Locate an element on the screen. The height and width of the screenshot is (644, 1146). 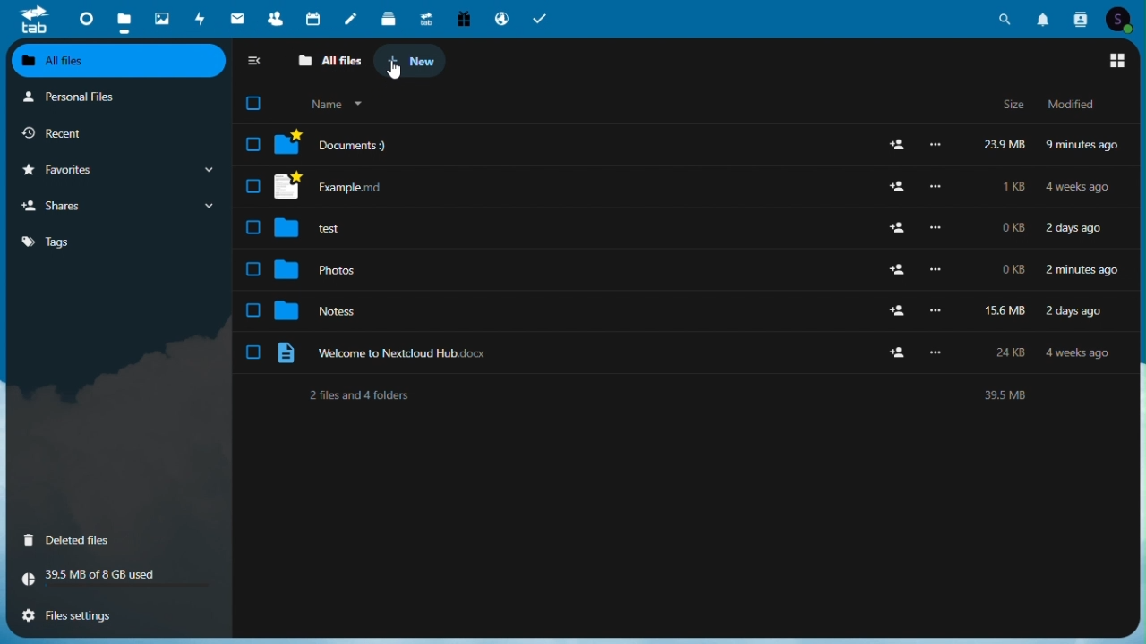
cursor is located at coordinates (395, 72).